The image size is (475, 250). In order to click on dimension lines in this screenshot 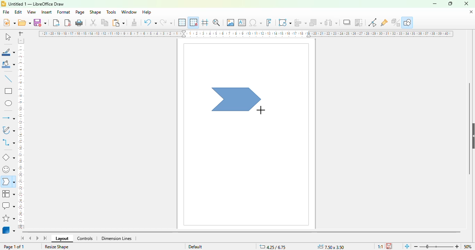, I will do `click(116, 239)`.